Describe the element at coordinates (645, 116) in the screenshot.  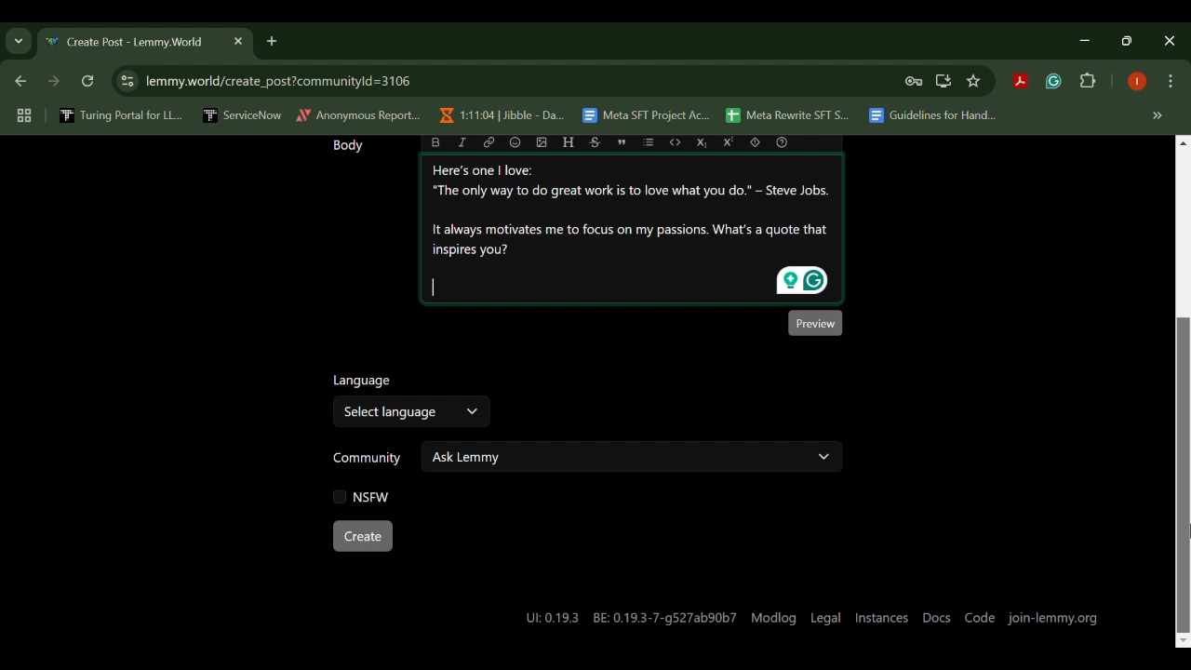
I see `Meta SFT Project Ac...` at that location.